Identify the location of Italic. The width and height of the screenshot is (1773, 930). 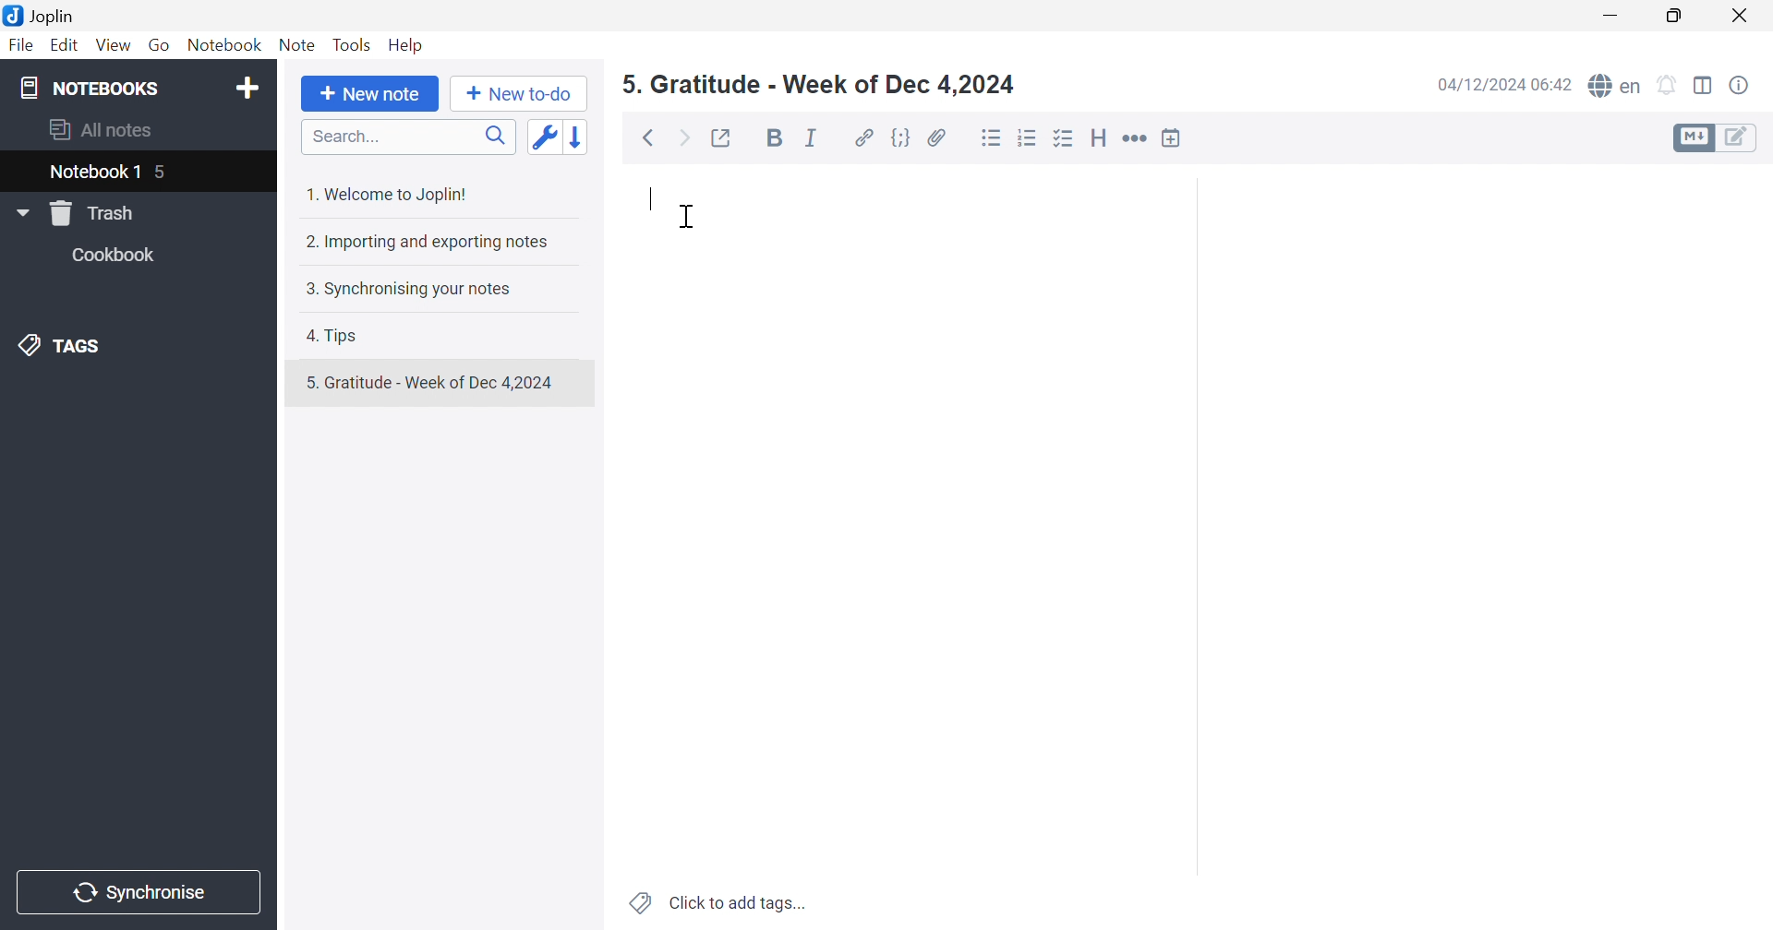
(811, 137).